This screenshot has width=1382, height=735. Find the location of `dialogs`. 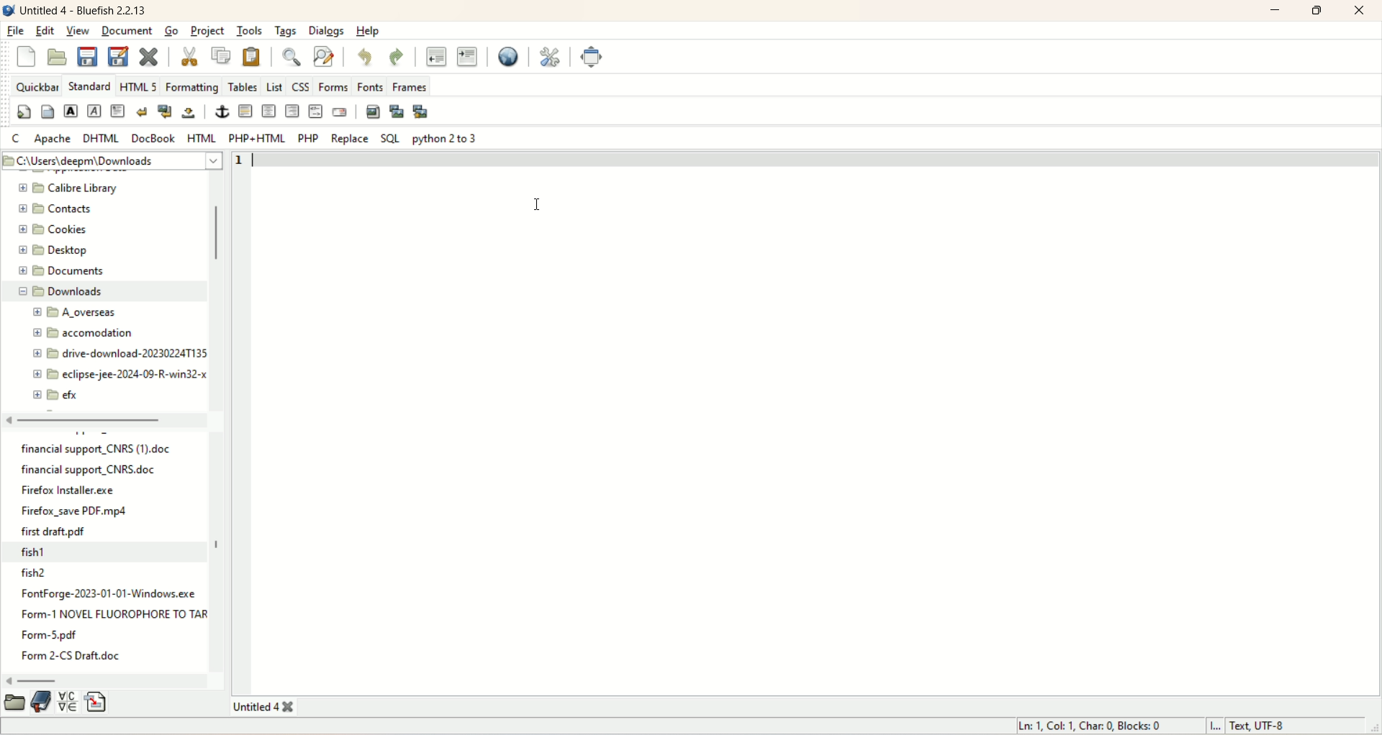

dialogs is located at coordinates (327, 32).